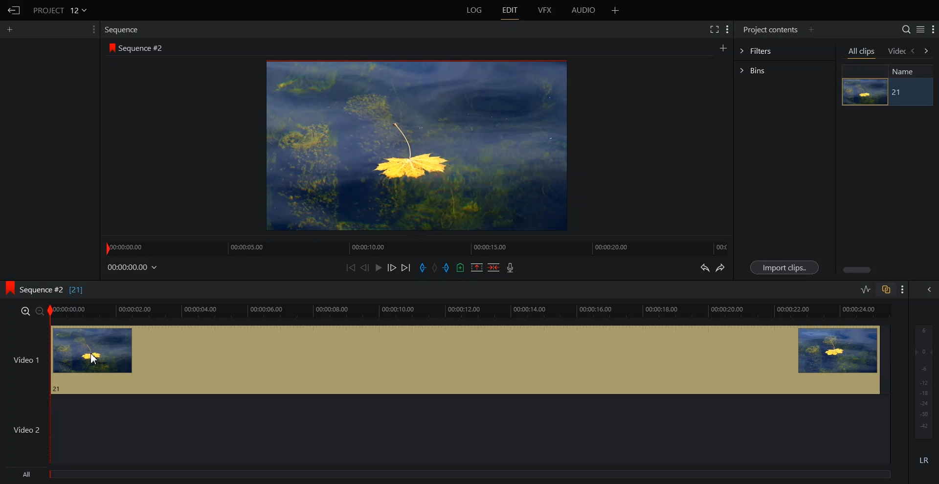 This screenshot has width=939, height=484. What do you see at coordinates (511, 267) in the screenshot?
I see `Record Video` at bounding box center [511, 267].